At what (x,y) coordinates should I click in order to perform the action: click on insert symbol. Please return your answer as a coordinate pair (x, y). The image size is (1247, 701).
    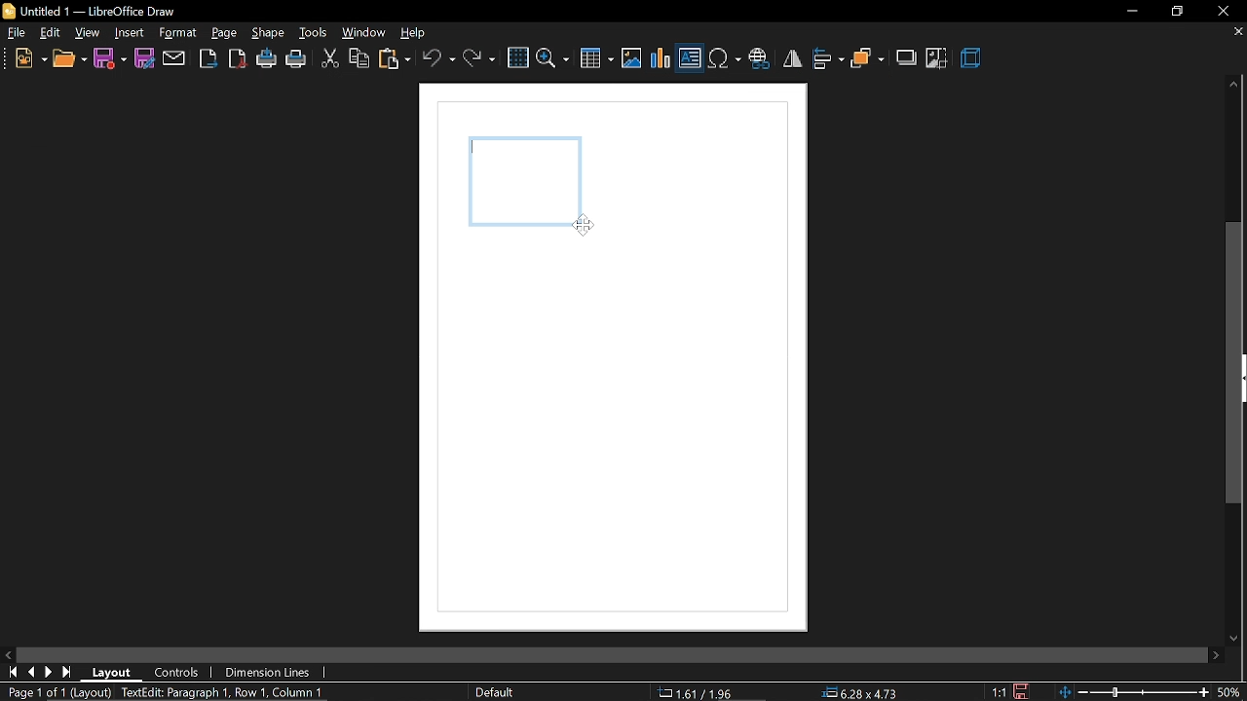
    Looking at the image, I should click on (724, 59).